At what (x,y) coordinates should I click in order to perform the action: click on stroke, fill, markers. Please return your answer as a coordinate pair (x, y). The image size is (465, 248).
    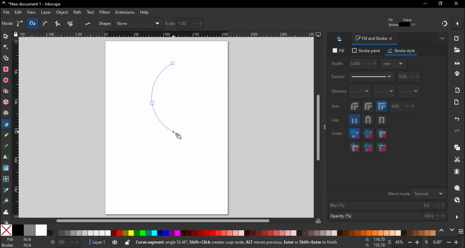
    Looking at the image, I should click on (368, 135).